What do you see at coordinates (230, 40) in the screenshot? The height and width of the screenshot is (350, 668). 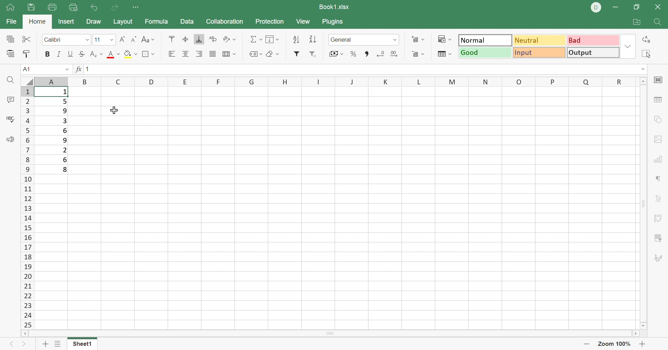 I see `Orientation` at bounding box center [230, 40].